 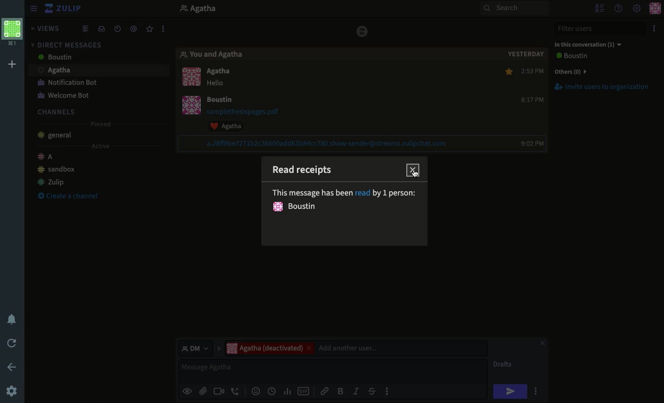 I want to click on Users, so click(x=356, y=348).